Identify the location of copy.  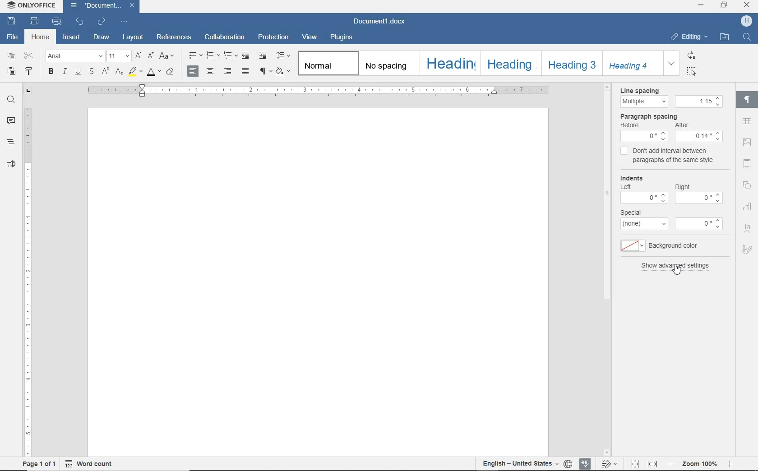
(11, 57).